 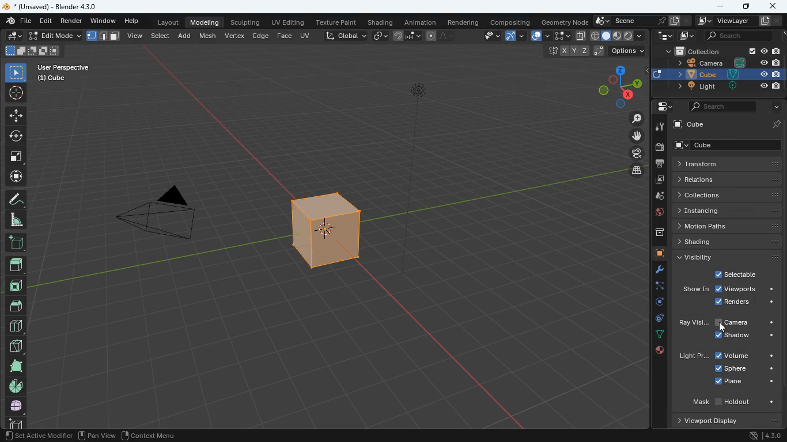 What do you see at coordinates (422, 22) in the screenshot?
I see `animation` at bounding box center [422, 22].